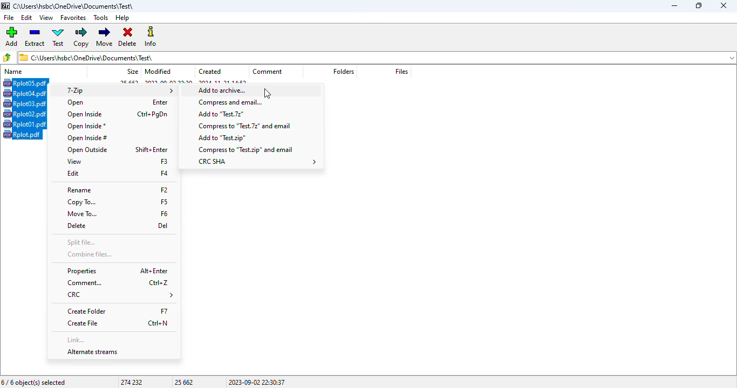 This screenshot has width=737, height=388. Describe the element at coordinates (674, 6) in the screenshot. I see `minimize` at that location.